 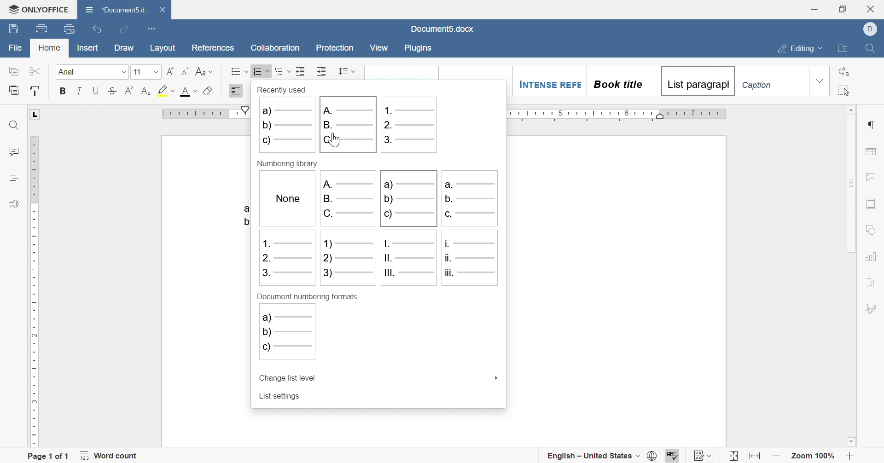 I want to click on document numbering formats, so click(x=309, y=298).